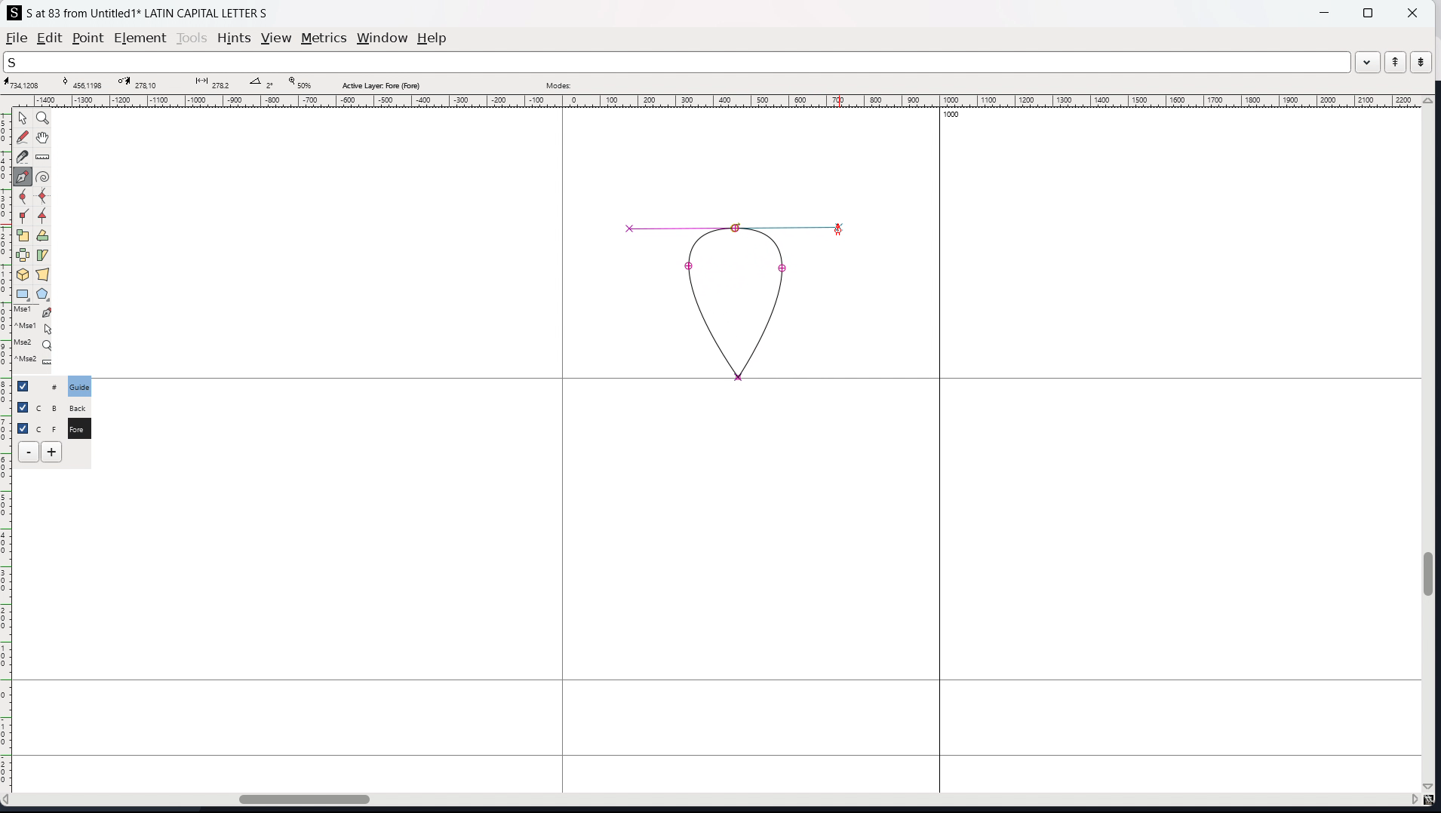 The width and height of the screenshot is (1441, 813). I want to click on horizontal ruler, so click(713, 101).